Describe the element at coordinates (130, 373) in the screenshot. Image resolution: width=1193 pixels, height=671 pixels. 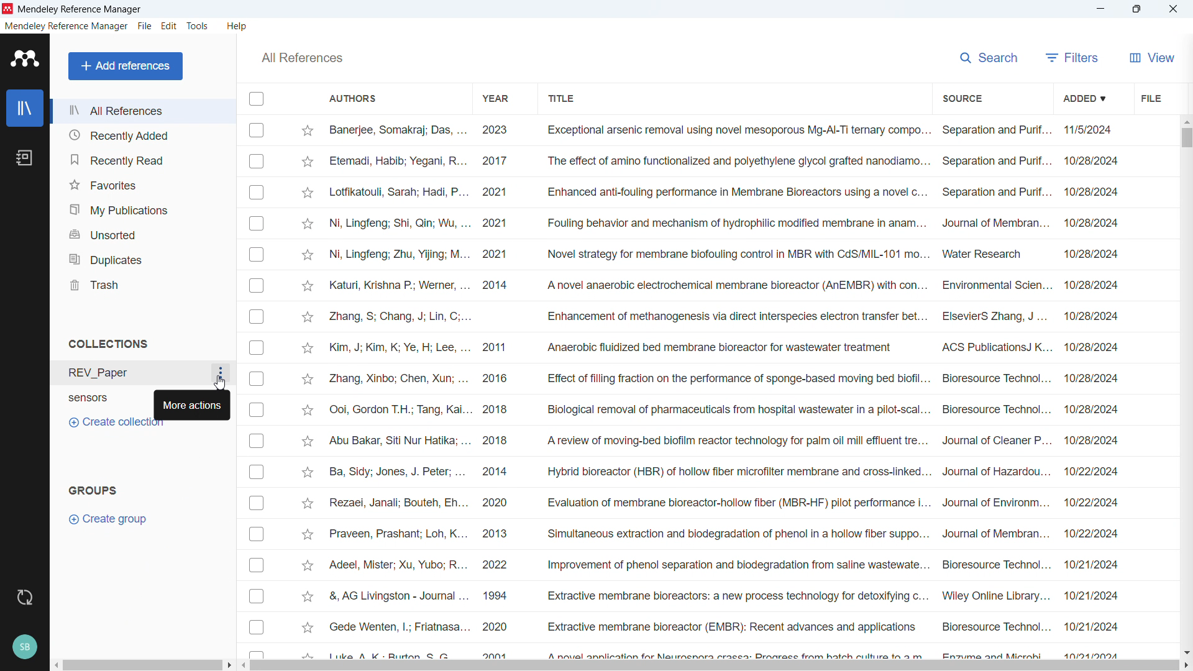
I see `REV_Paper` at that location.